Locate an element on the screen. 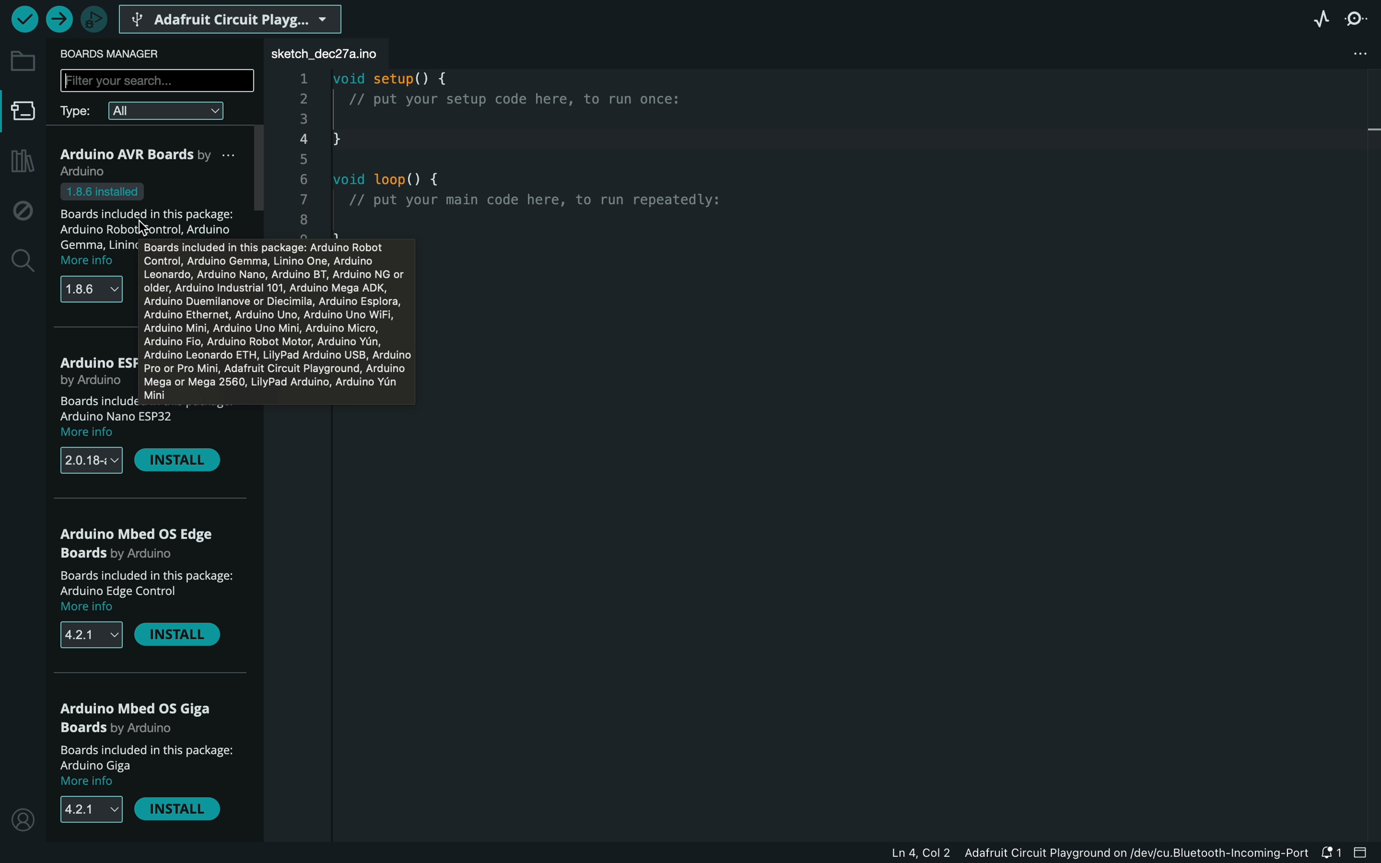  serial plotter is located at coordinates (1319, 22).